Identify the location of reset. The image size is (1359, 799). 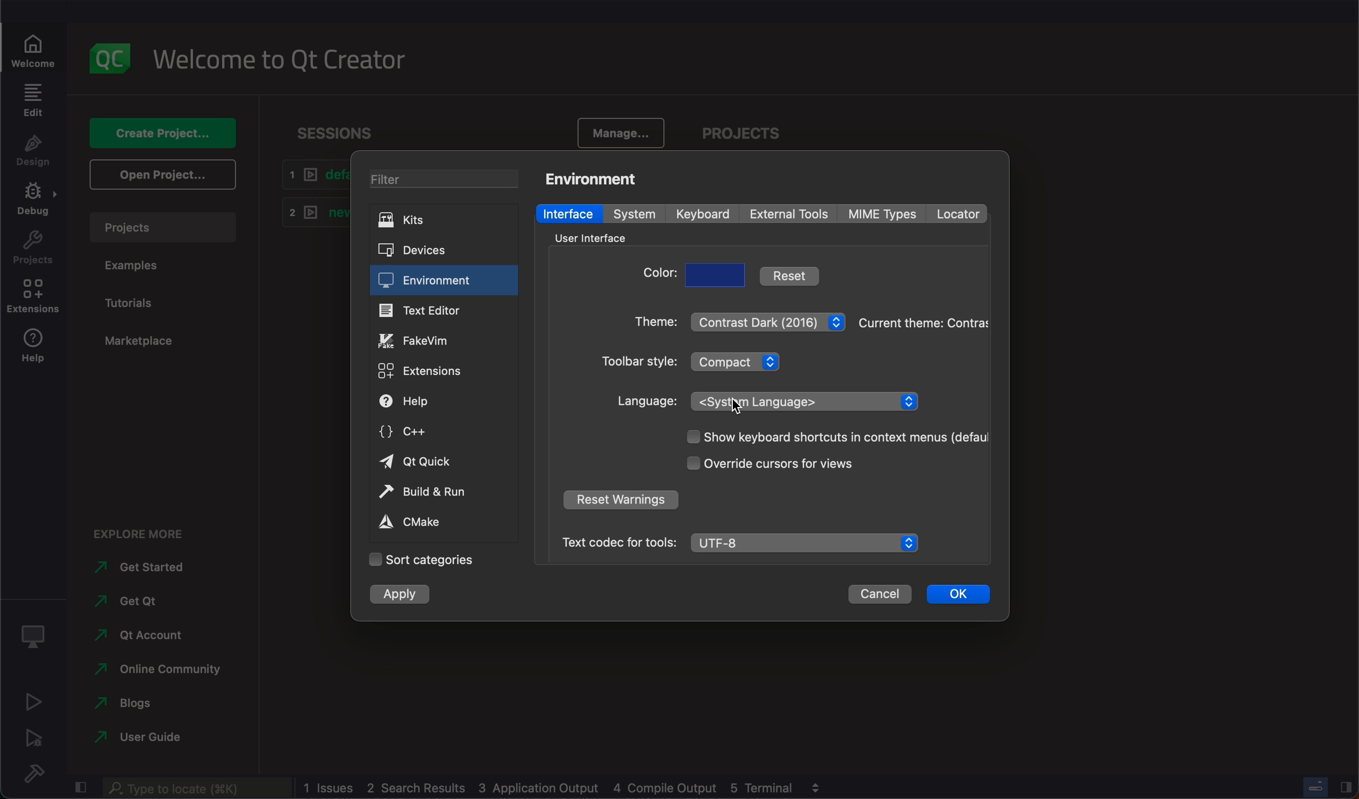
(792, 274).